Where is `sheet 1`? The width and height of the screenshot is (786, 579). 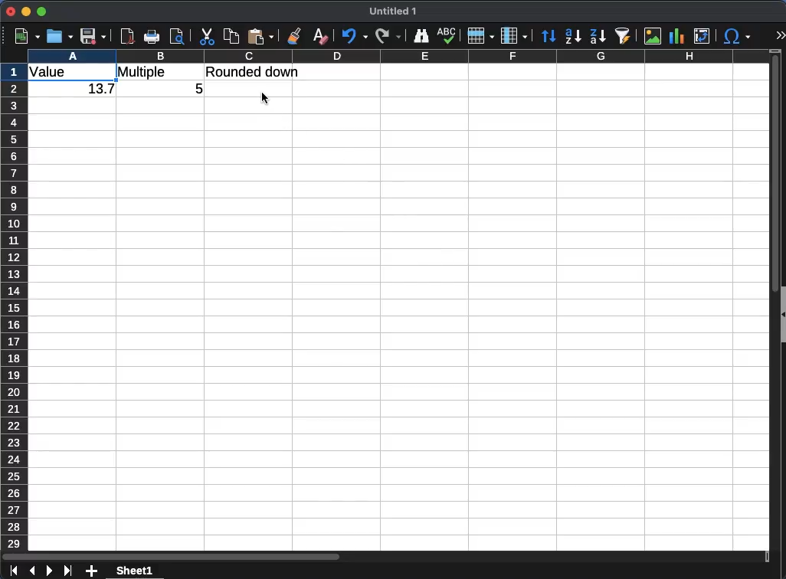
sheet 1 is located at coordinates (133, 571).